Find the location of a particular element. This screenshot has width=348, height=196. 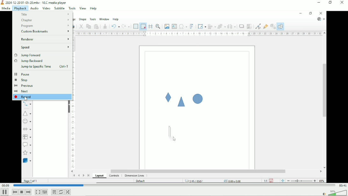

Next is located at coordinates (40, 91).